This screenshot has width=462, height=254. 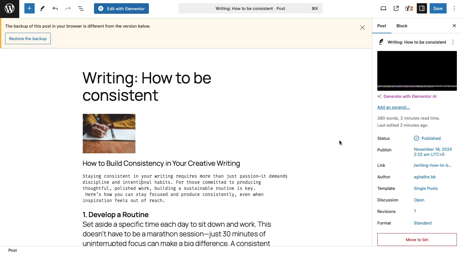 I want to click on View, so click(x=384, y=9).